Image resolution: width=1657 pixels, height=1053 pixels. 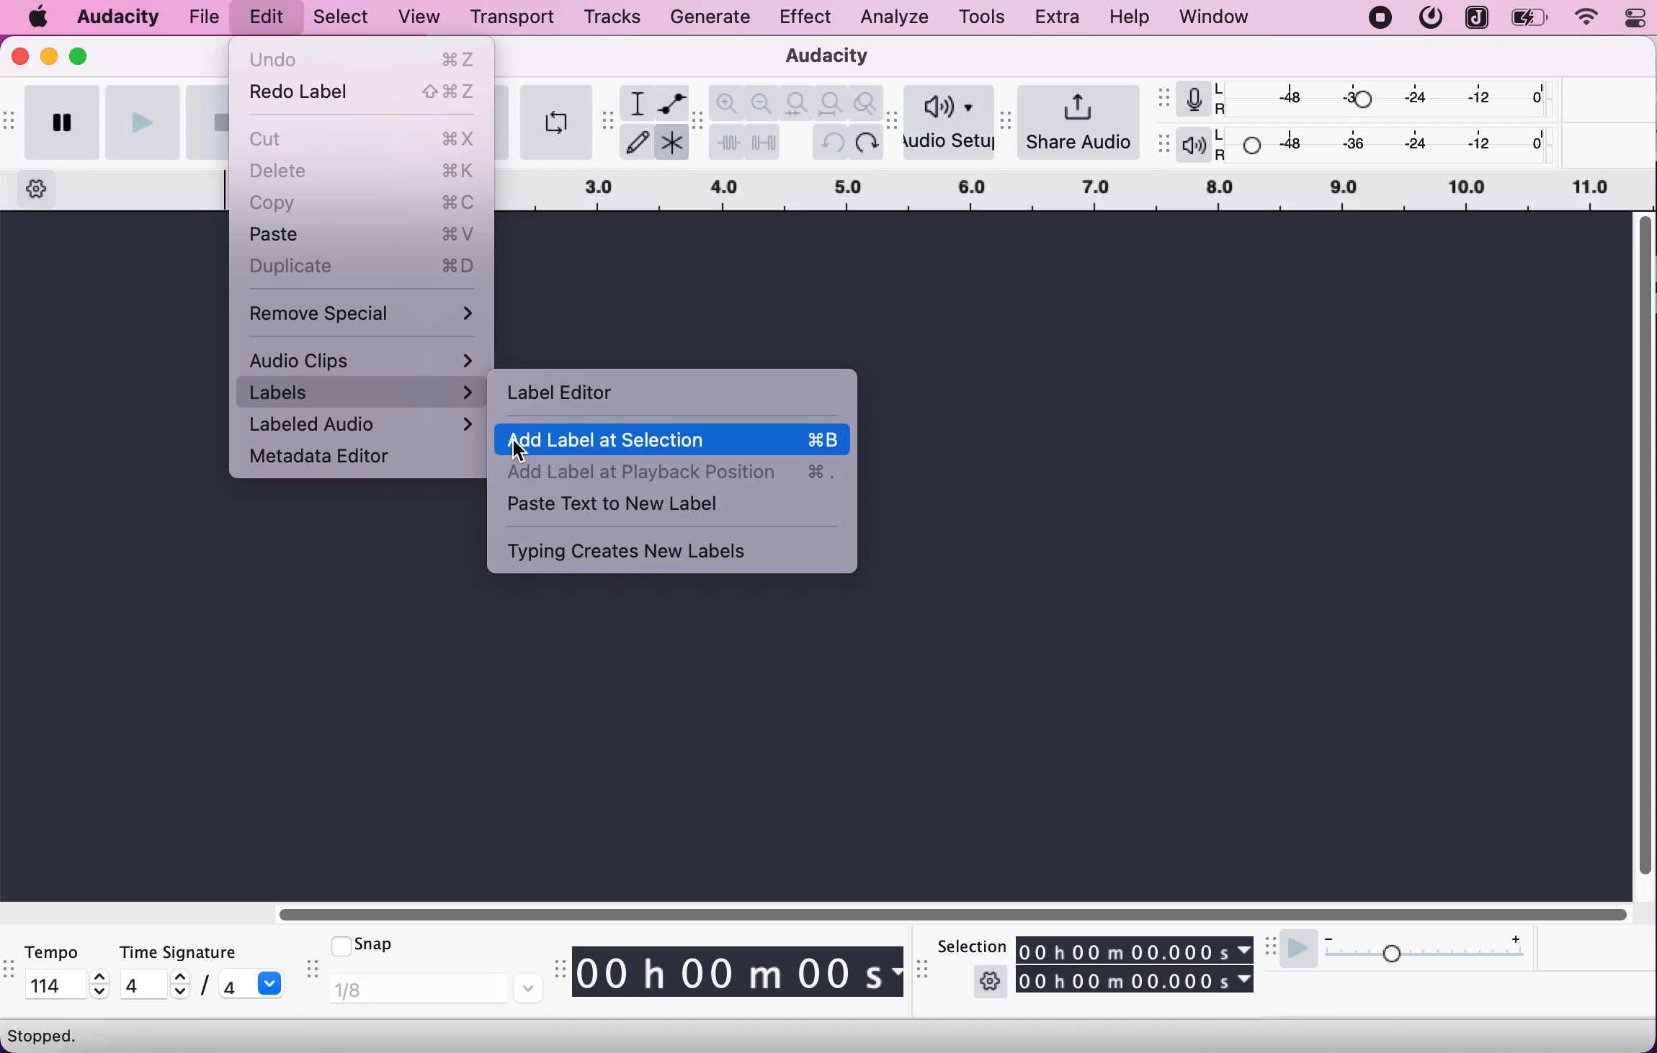 I want to click on vertical slider, so click(x=1643, y=548).